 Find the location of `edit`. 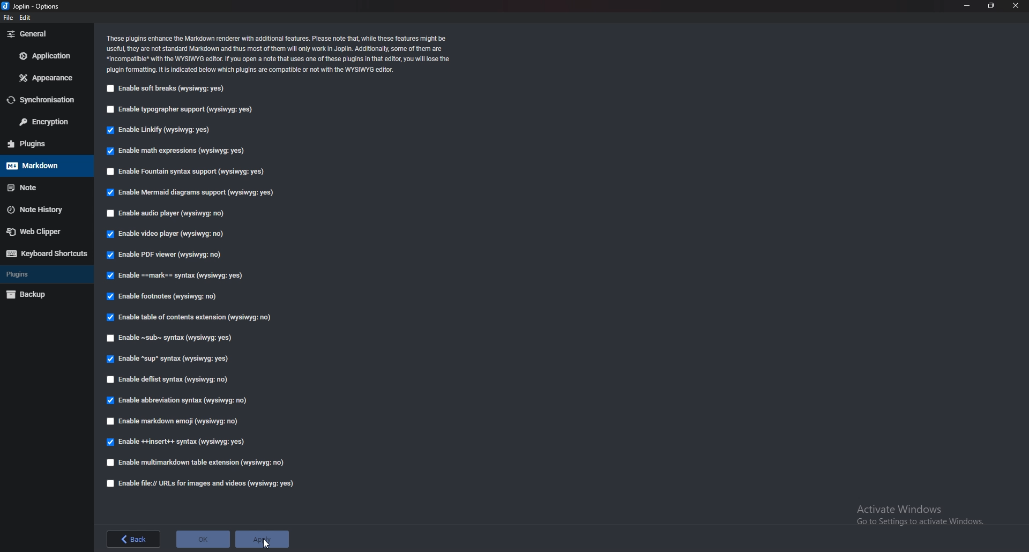

edit is located at coordinates (27, 17).